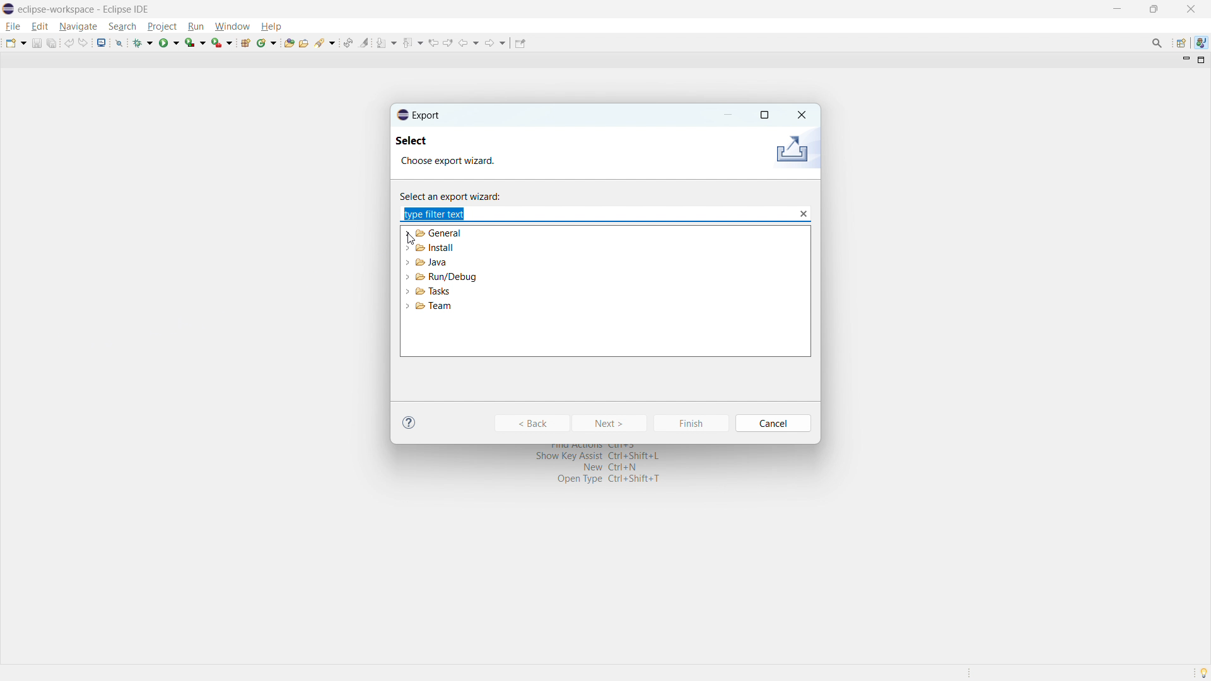  Describe the element at coordinates (1202, 60) in the screenshot. I see `maximize view` at that location.